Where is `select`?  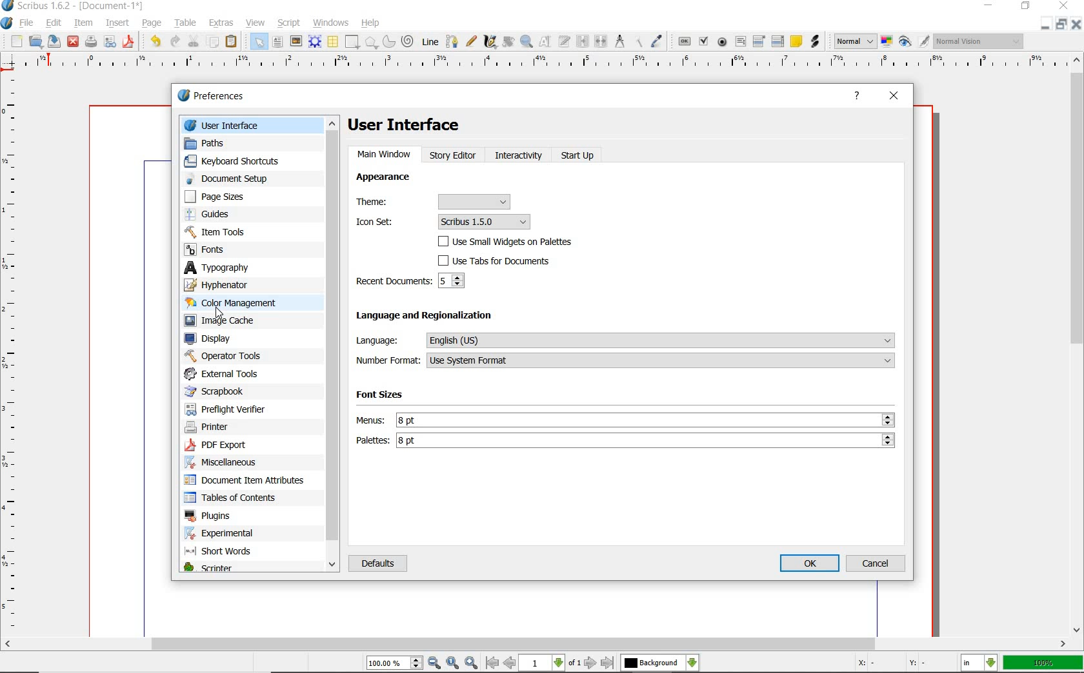
select is located at coordinates (259, 43).